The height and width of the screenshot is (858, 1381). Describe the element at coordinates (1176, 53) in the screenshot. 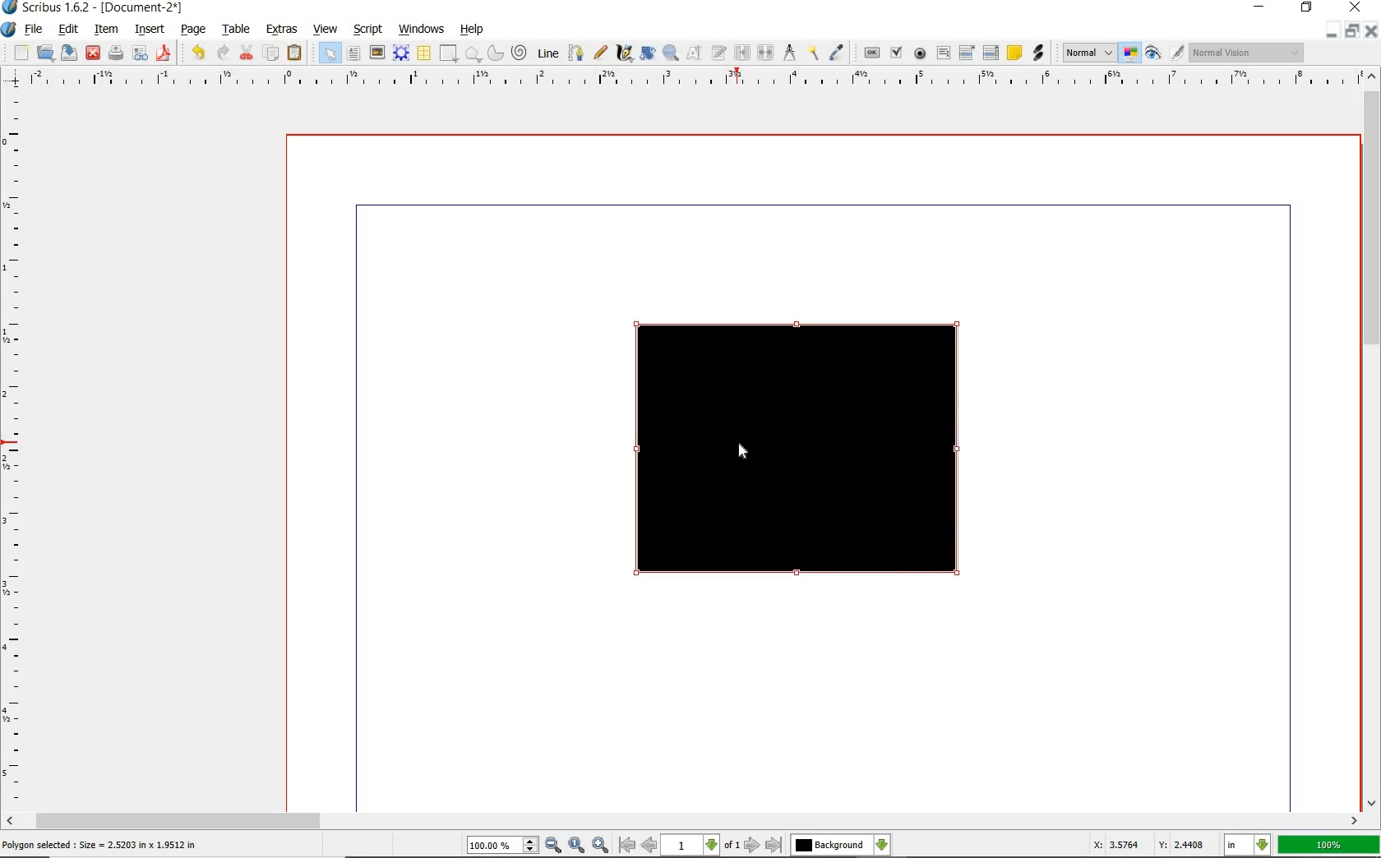

I see `edit in preview mode` at that location.